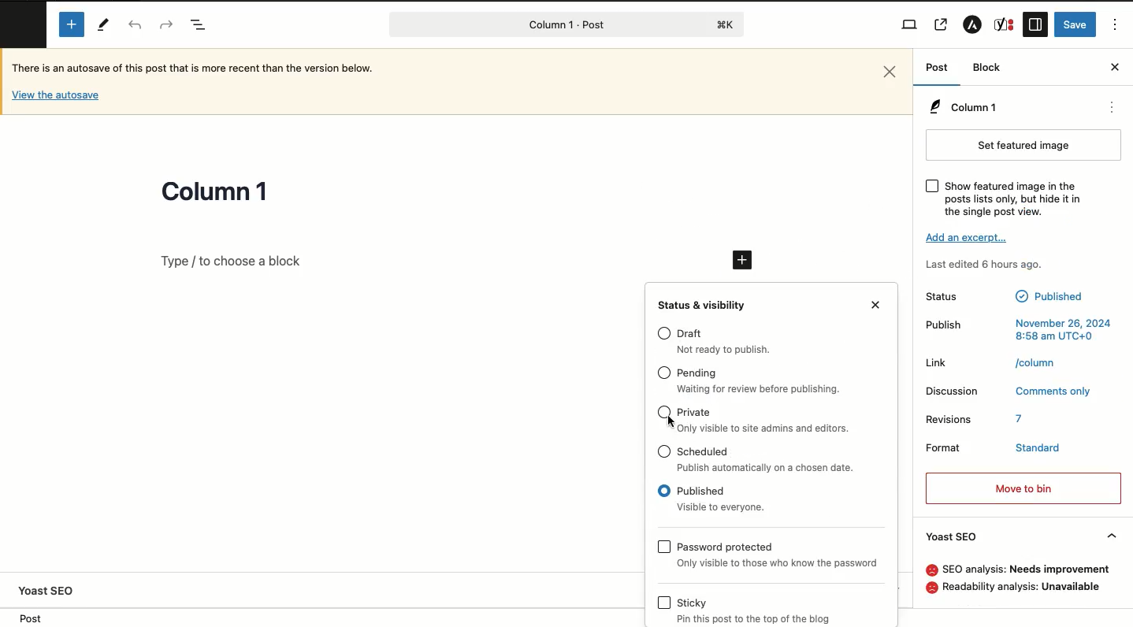 The image size is (1133, 627). I want to click on show featured image, so click(1014, 199).